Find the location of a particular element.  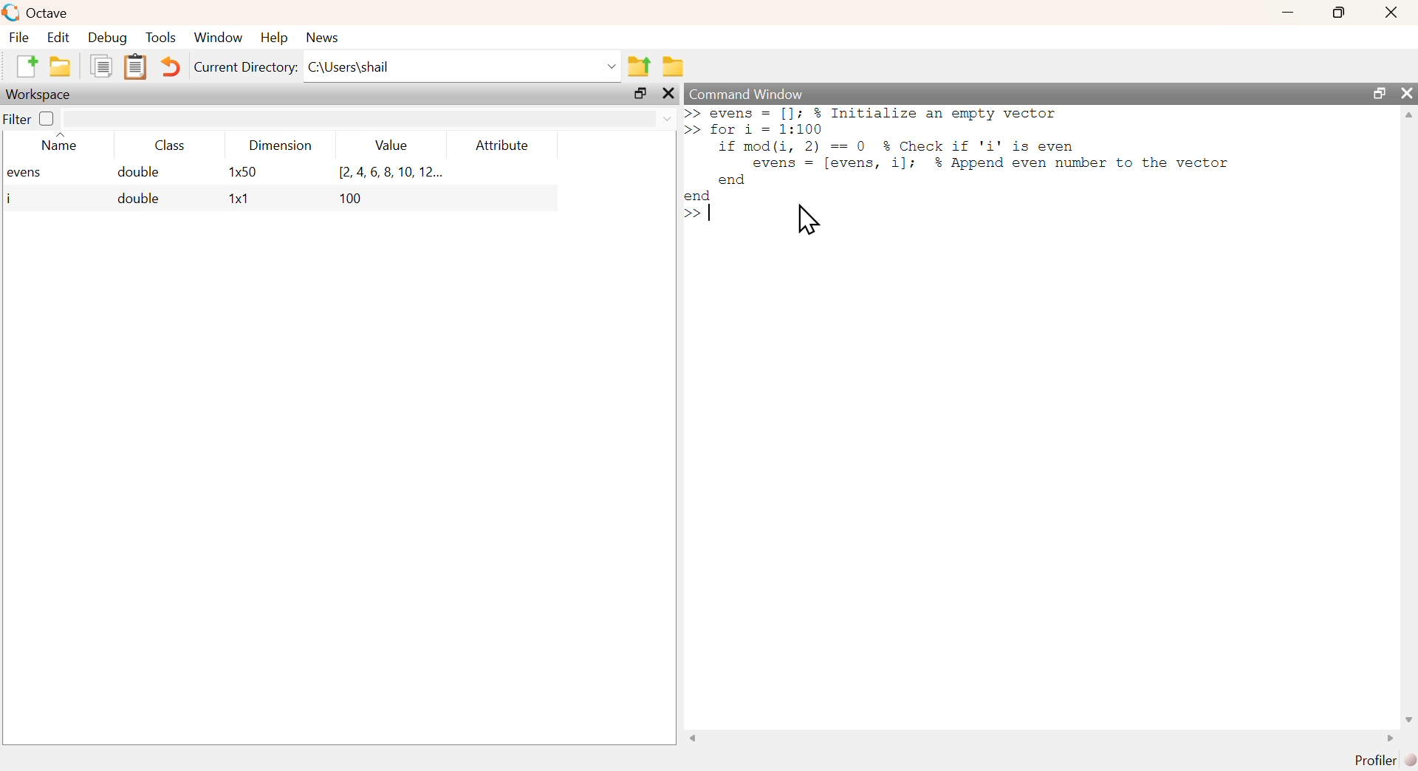

off is located at coordinates (47, 117).